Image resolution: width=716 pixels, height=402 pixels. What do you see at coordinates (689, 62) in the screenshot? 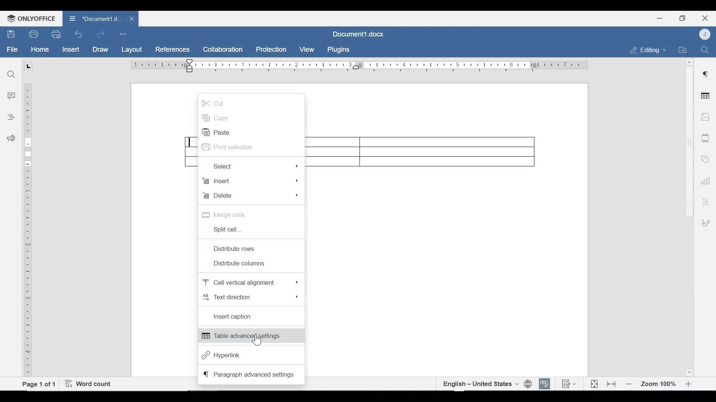
I see `Scroll up` at bounding box center [689, 62].